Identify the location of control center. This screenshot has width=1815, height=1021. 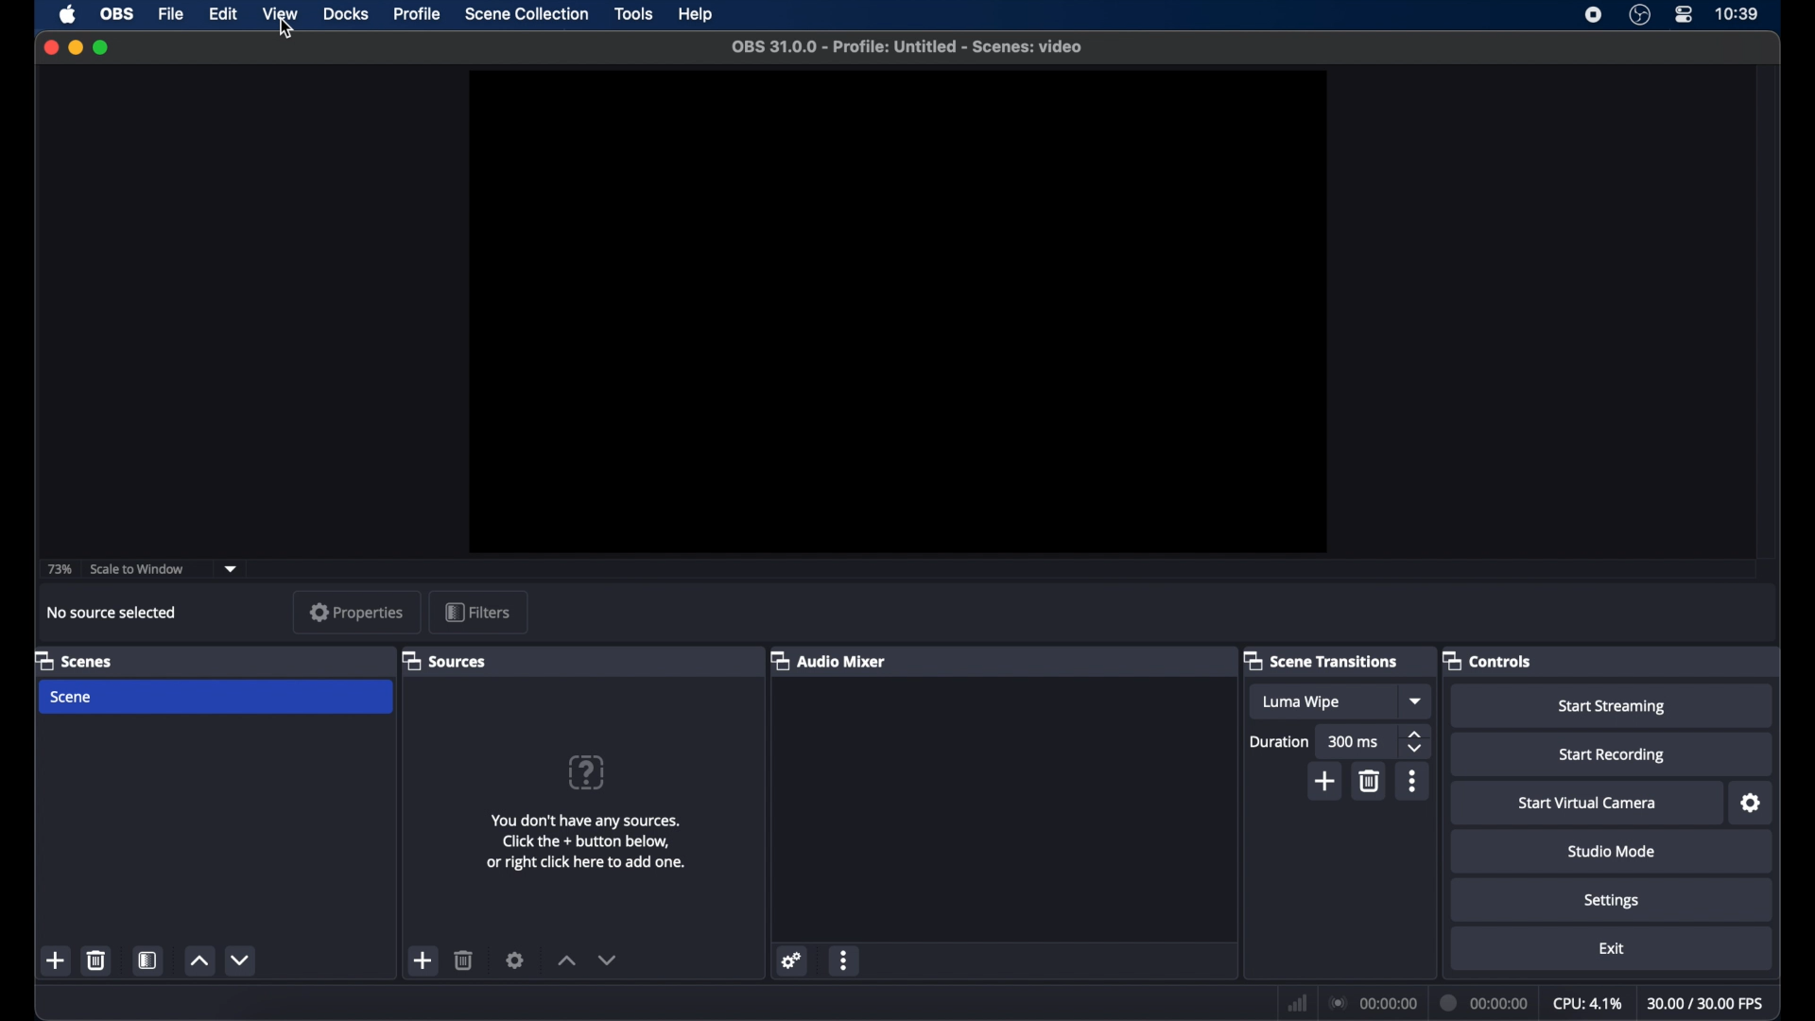
(1684, 15).